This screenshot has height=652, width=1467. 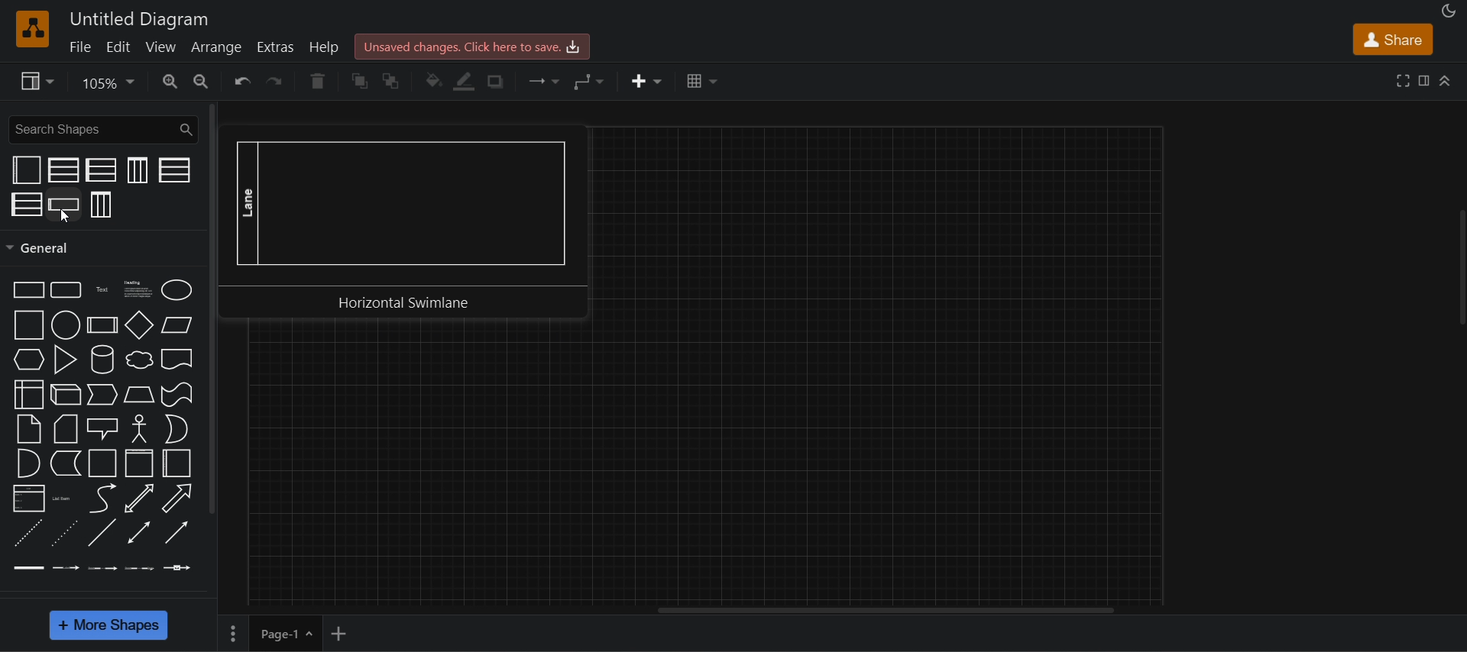 What do you see at coordinates (278, 48) in the screenshot?
I see `extras` at bounding box center [278, 48].